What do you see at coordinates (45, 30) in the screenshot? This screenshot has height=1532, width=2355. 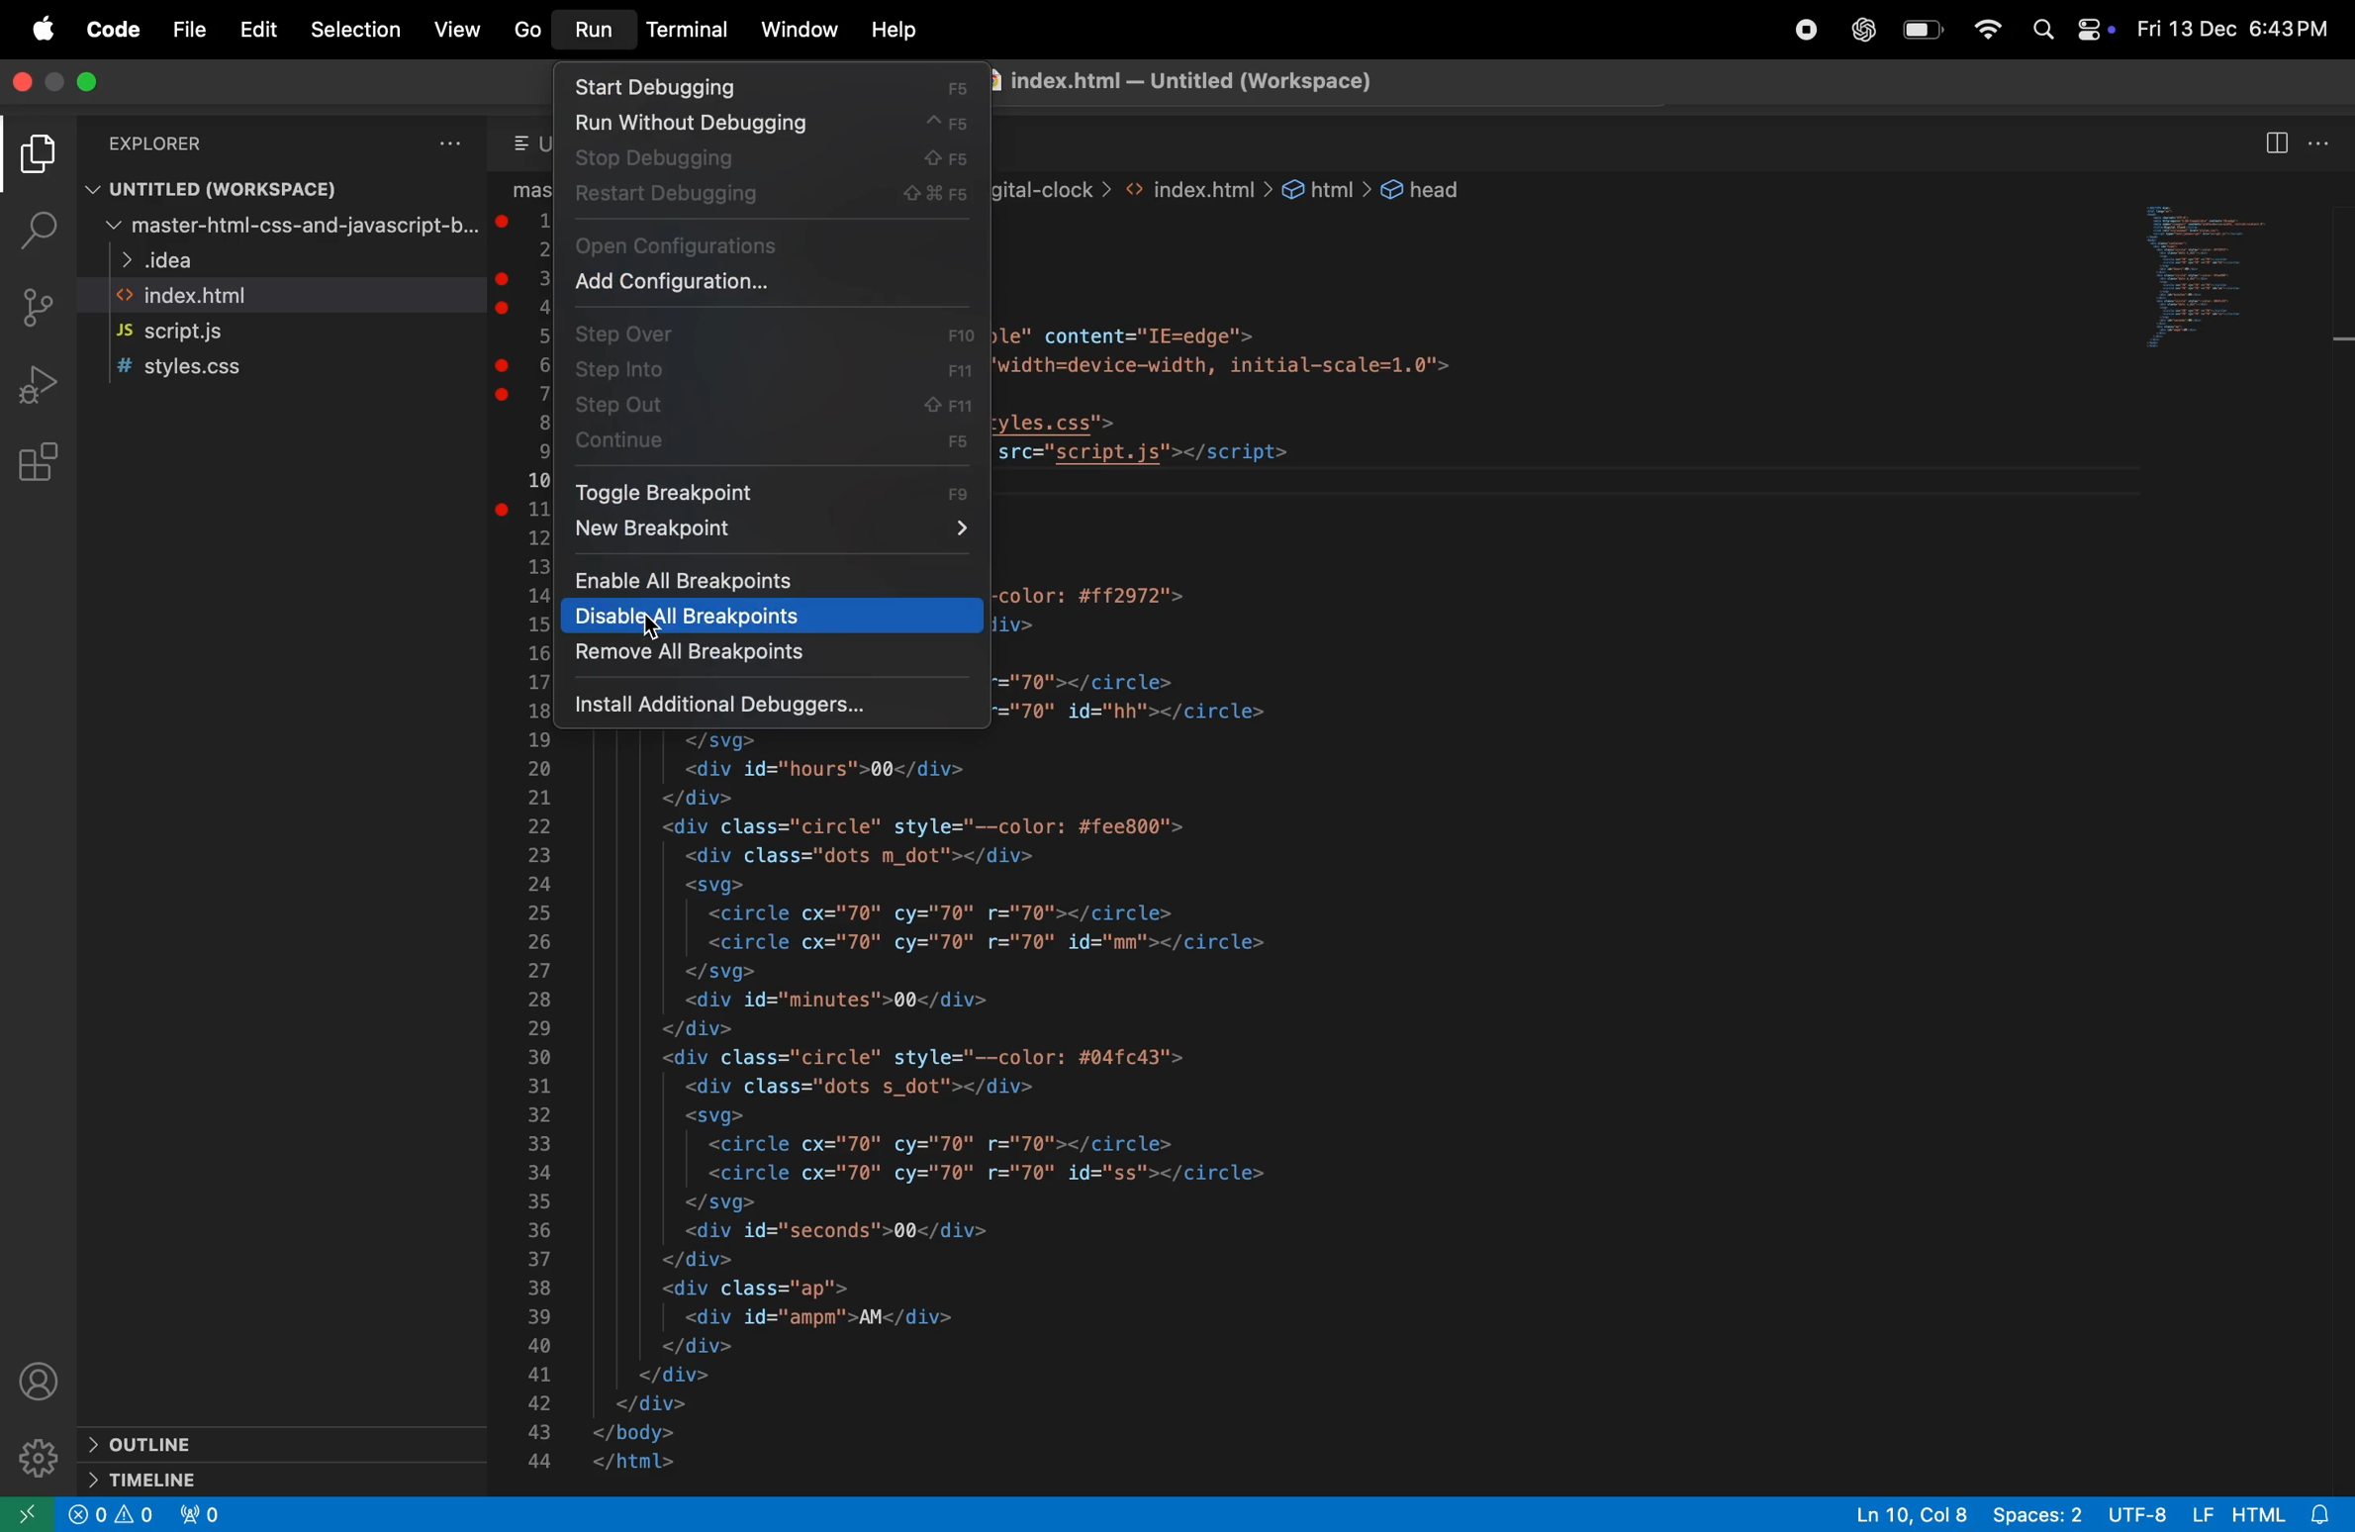 I see `apple menu` at bounding box center [45, 30].